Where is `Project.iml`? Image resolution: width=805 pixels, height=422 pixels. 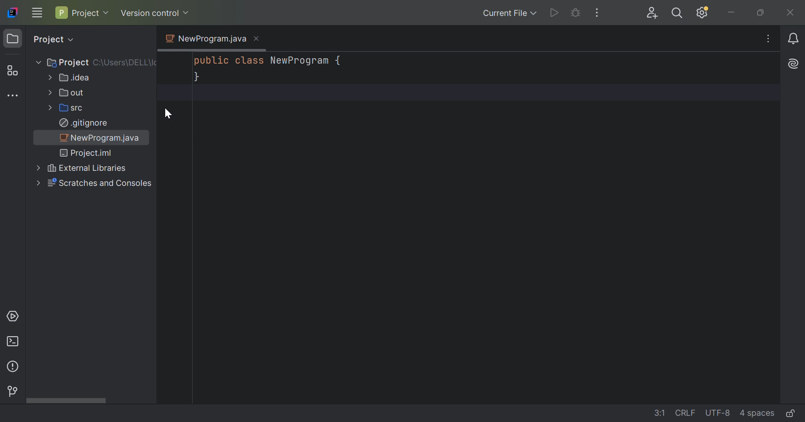
Project.iml is located at coordinates (88, 153).